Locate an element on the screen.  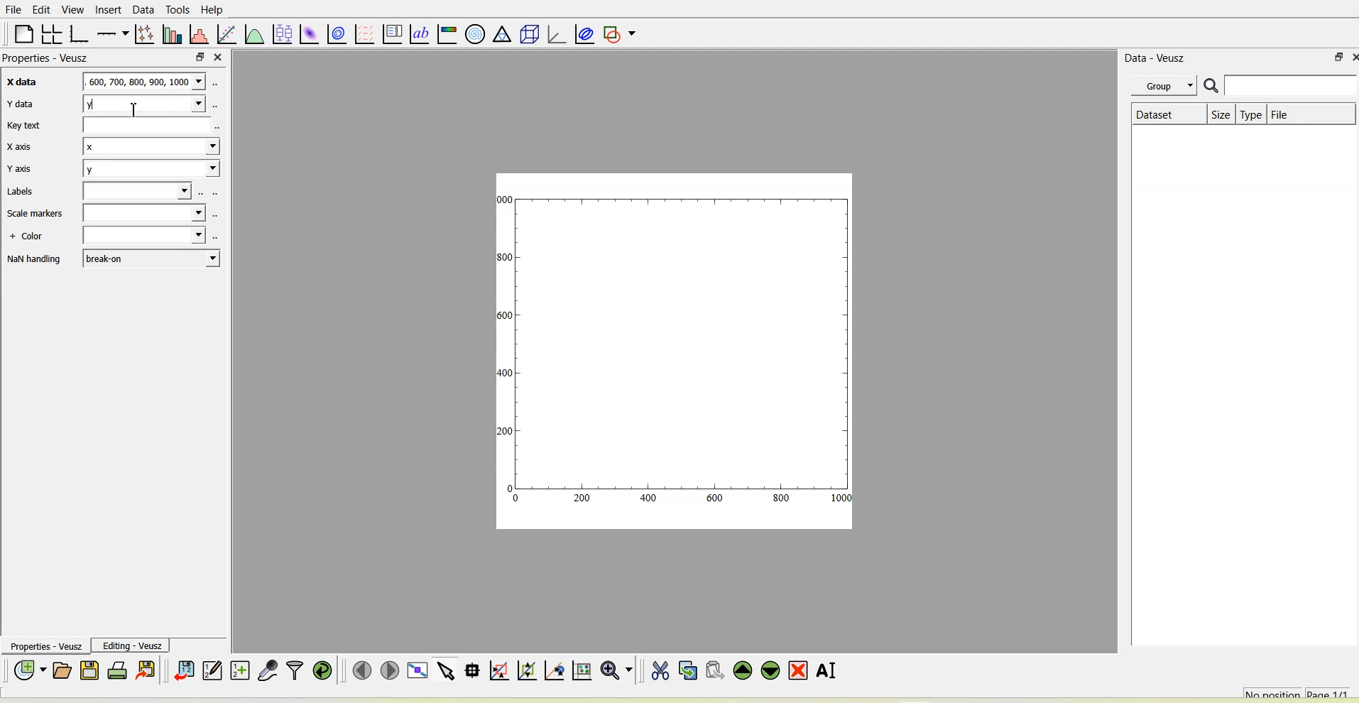
Click to recenter graph axes is located at coordinates (554, 670).